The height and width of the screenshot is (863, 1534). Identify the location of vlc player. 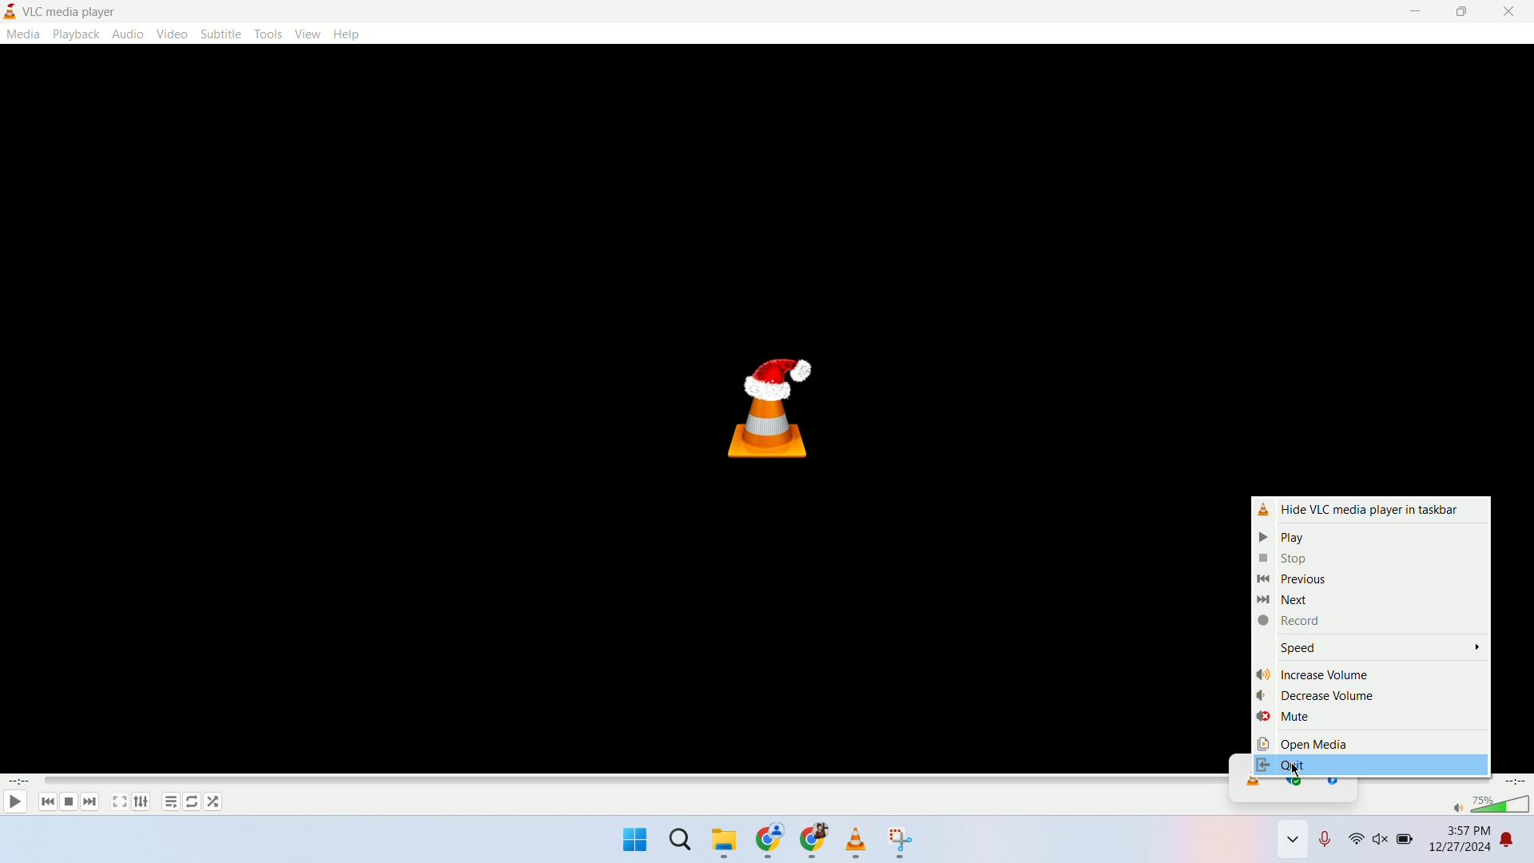
(857, 842).